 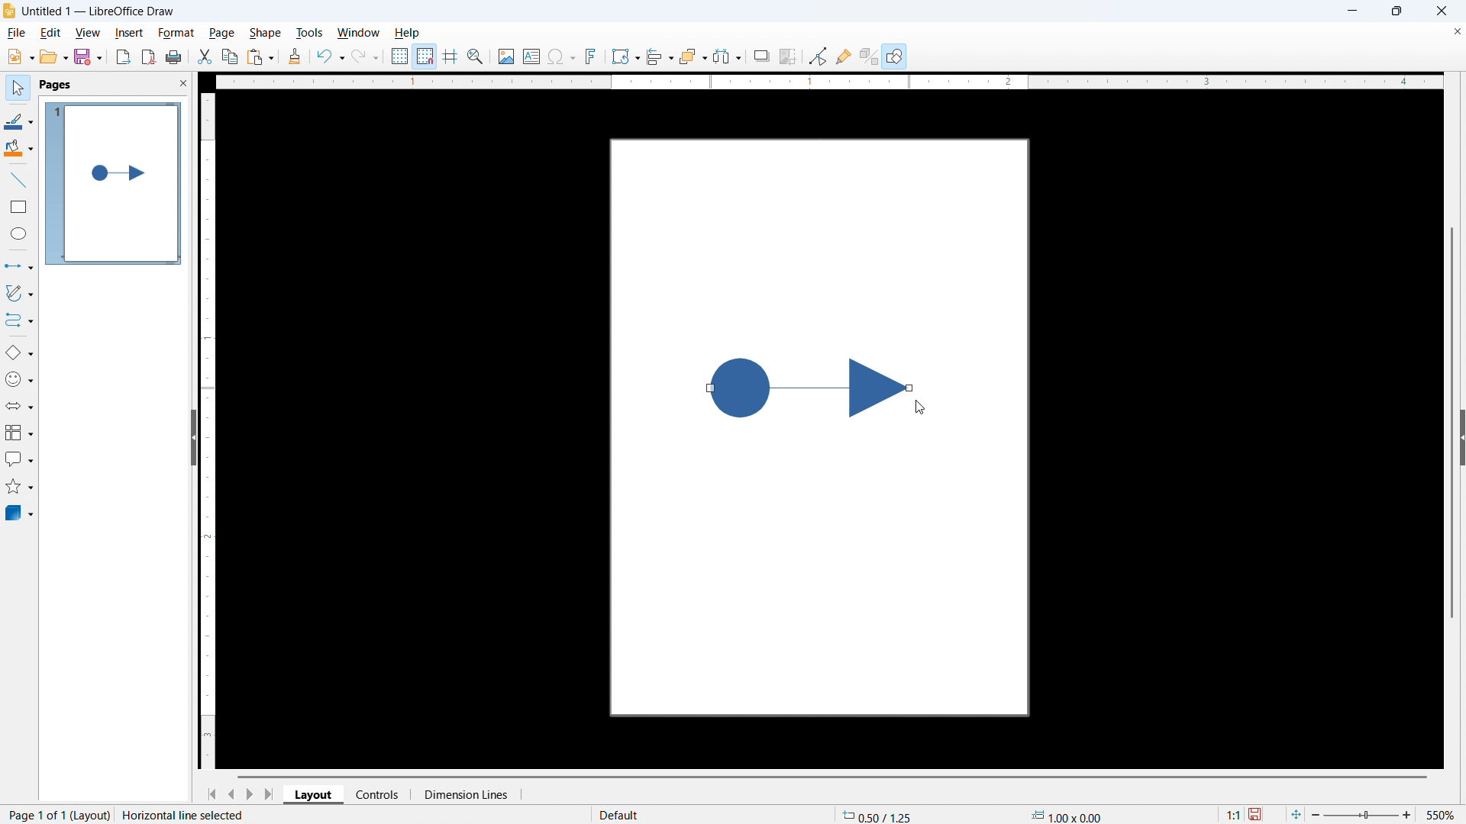 I want to click on show Glue Point functions , so click(x=843, y=56).